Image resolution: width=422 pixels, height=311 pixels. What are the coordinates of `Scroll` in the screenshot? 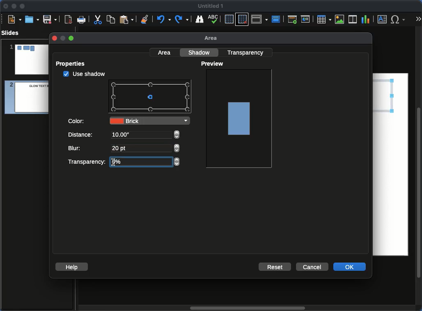 It's located at (420, 169).